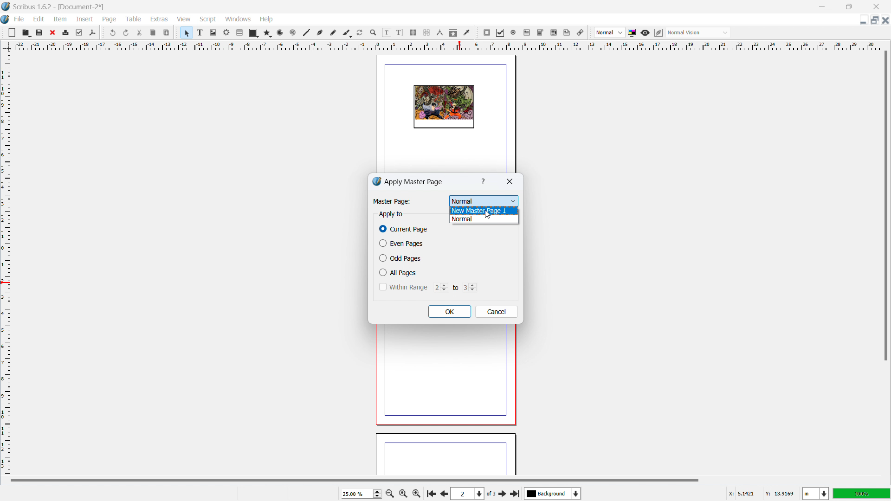  Describe the element at coordinates (469, 287) in the screenshot. I see `range ending at page number` at that location.